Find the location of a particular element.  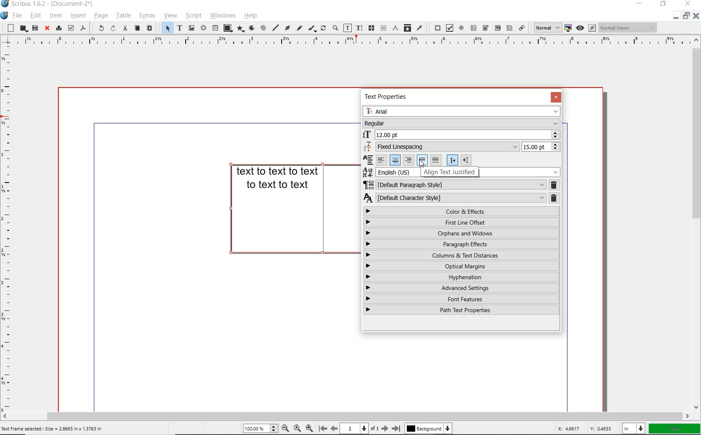

new is located at coordinates (9, 28).